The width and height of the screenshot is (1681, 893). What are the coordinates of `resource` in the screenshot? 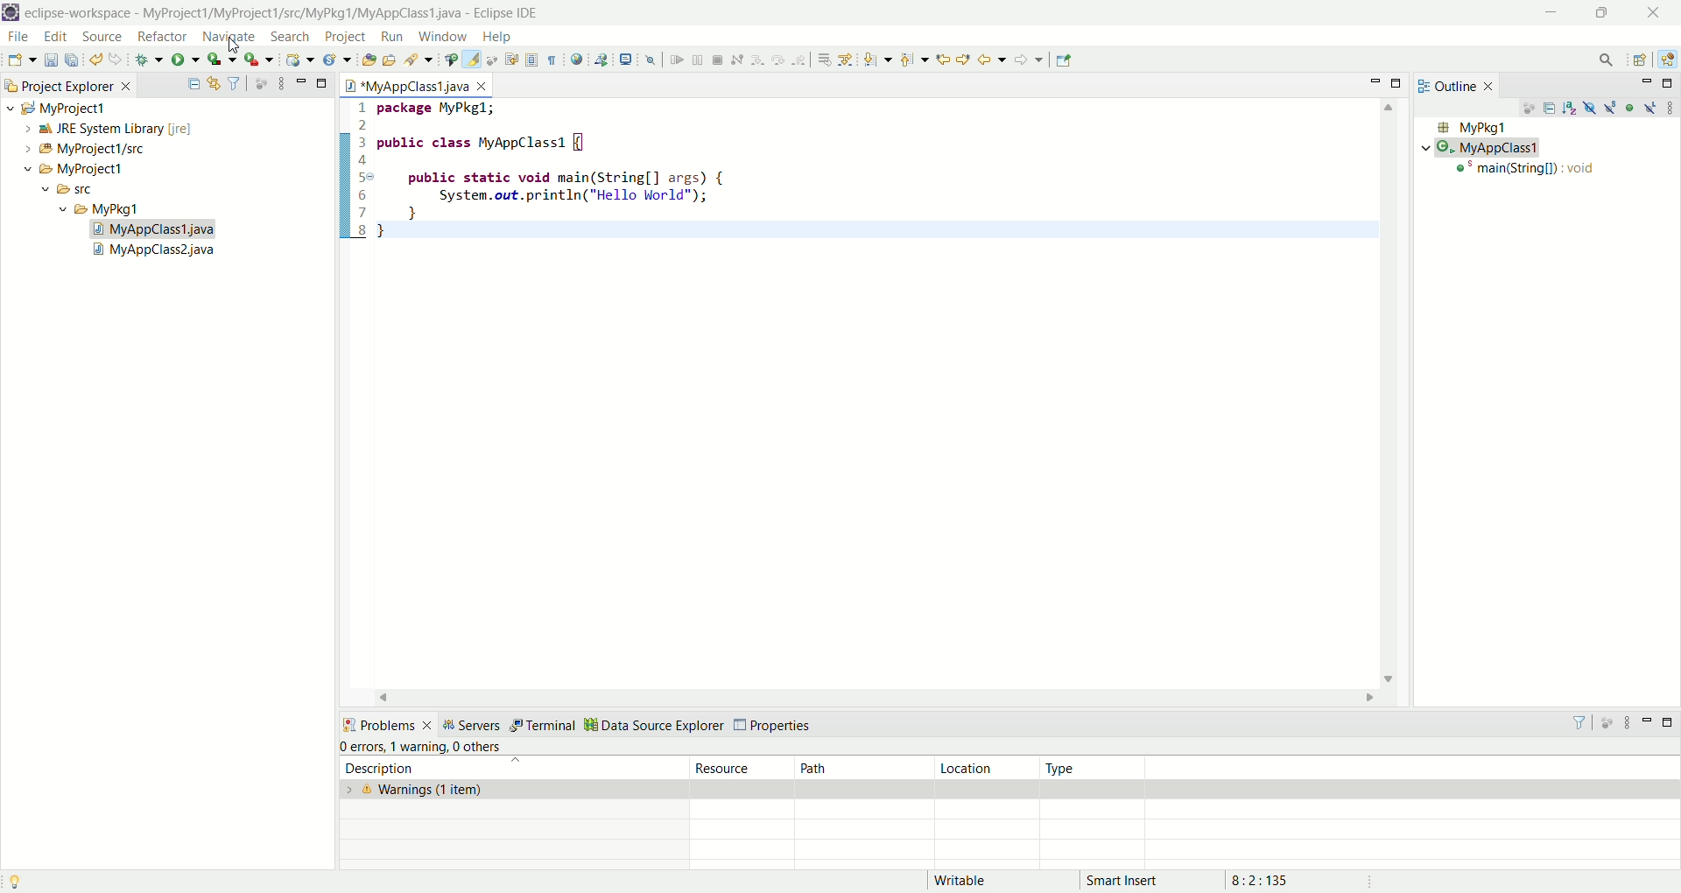 It's located at (744, 767).